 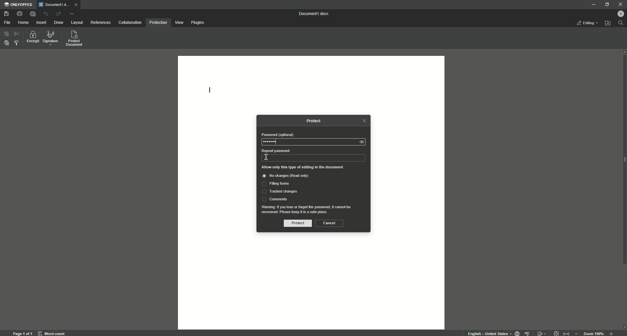 What do you see at coordinates (16, 43) in the screenshot?
I see `Select styles` at bounding box center [16, 43].